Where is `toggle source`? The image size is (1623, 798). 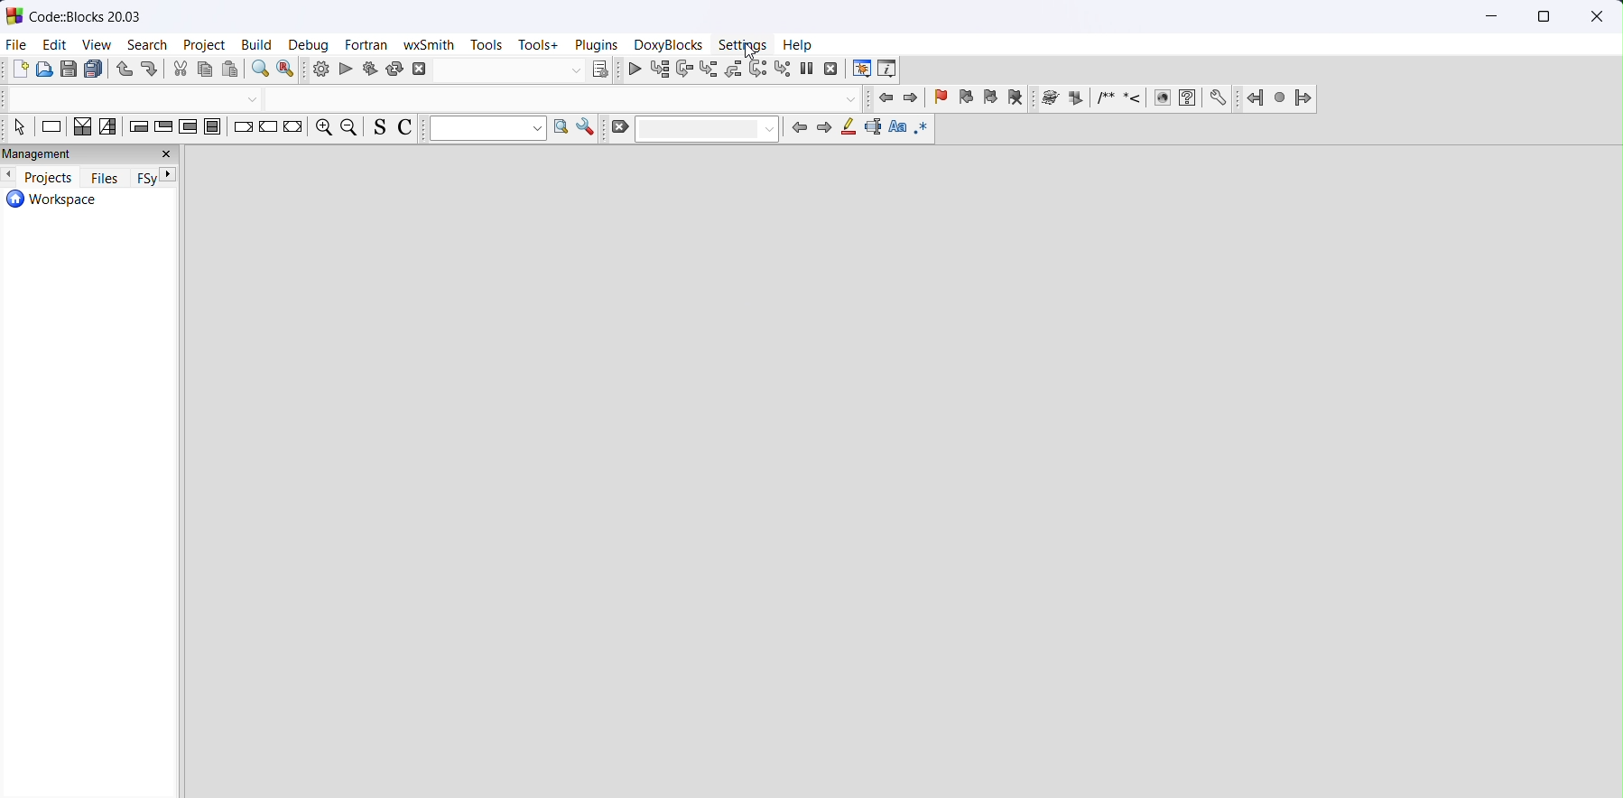
toggle source is located at coordinates (378, 127).